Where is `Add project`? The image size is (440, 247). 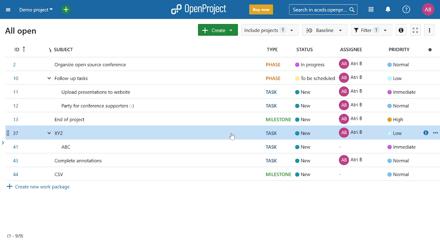
Add project is located at coordinates (67, 10).